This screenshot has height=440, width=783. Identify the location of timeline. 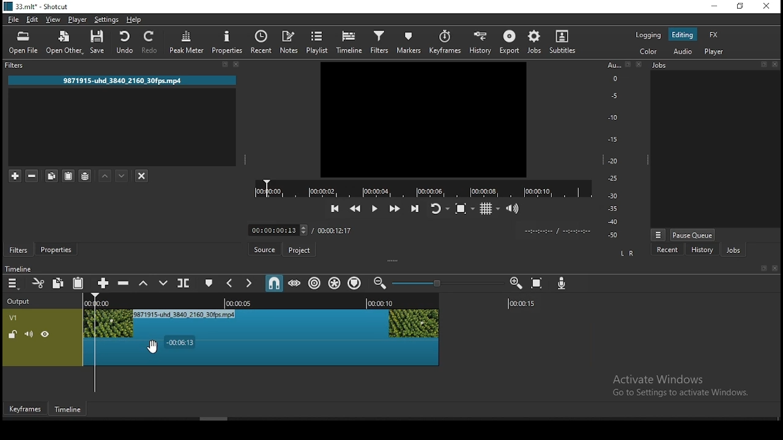
(349, 41).